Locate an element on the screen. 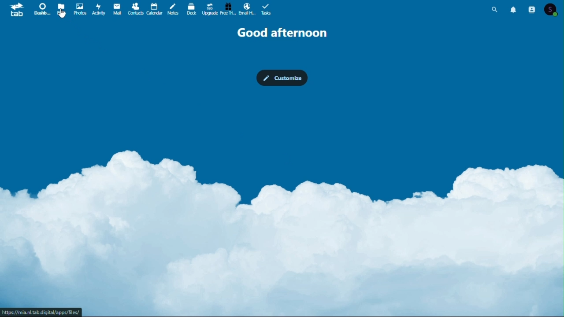 The width and height of the screenshot is (564, 317). Calendar is located at coordinates (155, 9).